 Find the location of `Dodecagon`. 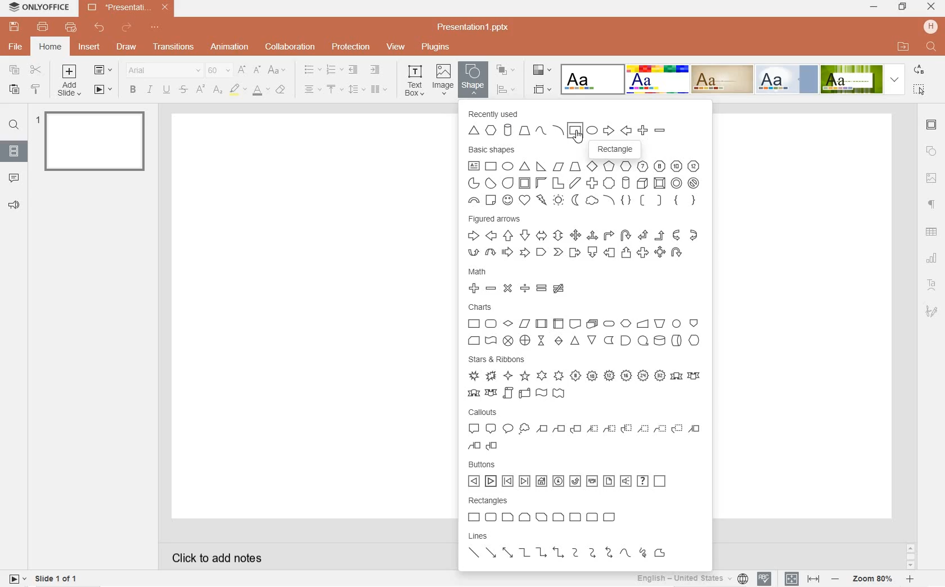

Dodecagon is located at coordinates (693, 167).